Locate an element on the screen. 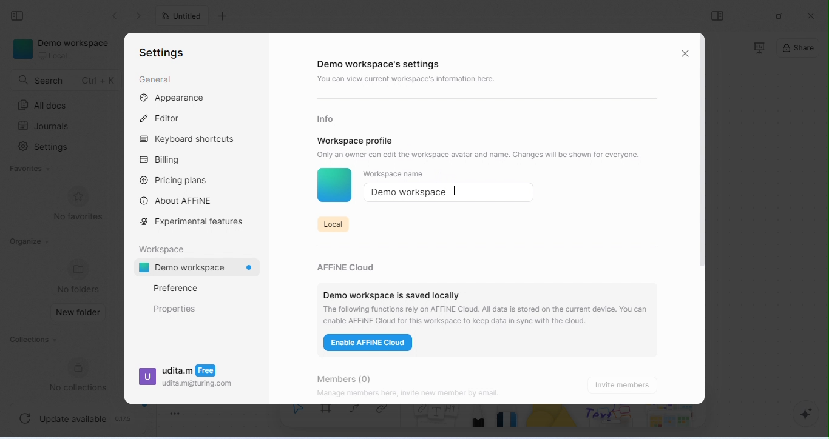  ‘The following functions rely on AFFINE Cloud. All data is stored on the current device. You can enable AFFINE Cloud for this workspace to keep data in sync with the cloud. is located at coordinates (488, 315).